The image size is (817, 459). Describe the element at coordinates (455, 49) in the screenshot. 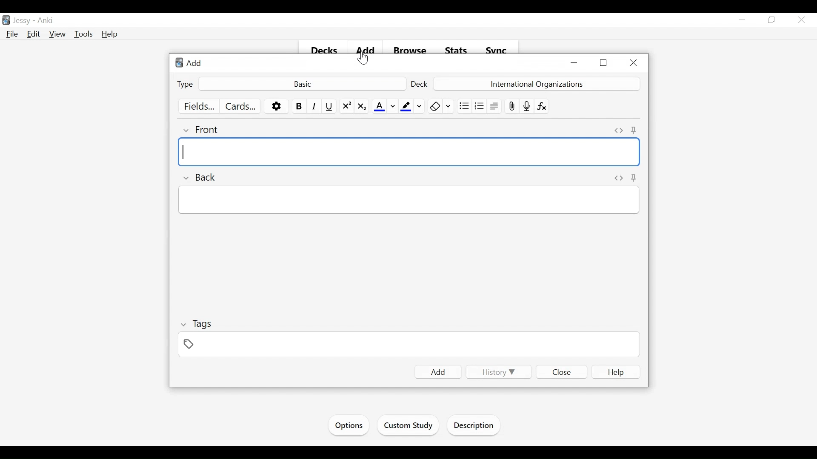

I see `Stats` at that location.